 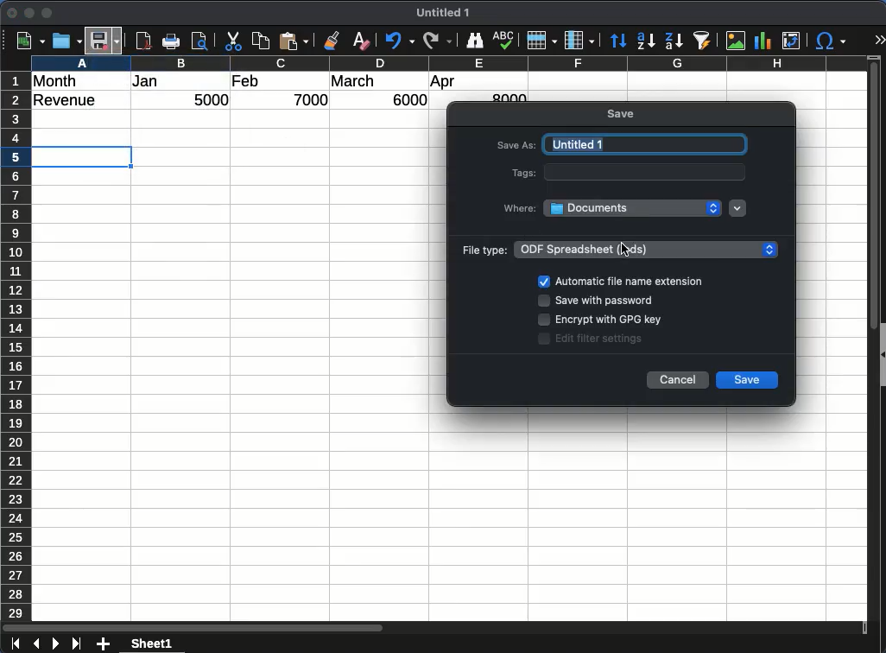 What do you see at coordinates (646, 172) in the screenshot?
I see `text box` at bounding box center [646, 172].